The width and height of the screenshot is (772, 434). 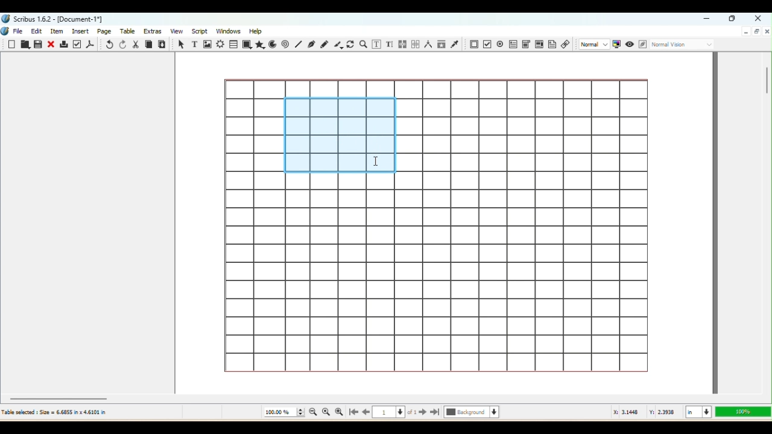 What do you see at coordinates (435, 413) in the screenshot?
I see `Go to the last page` at bounding box center [435, 413].